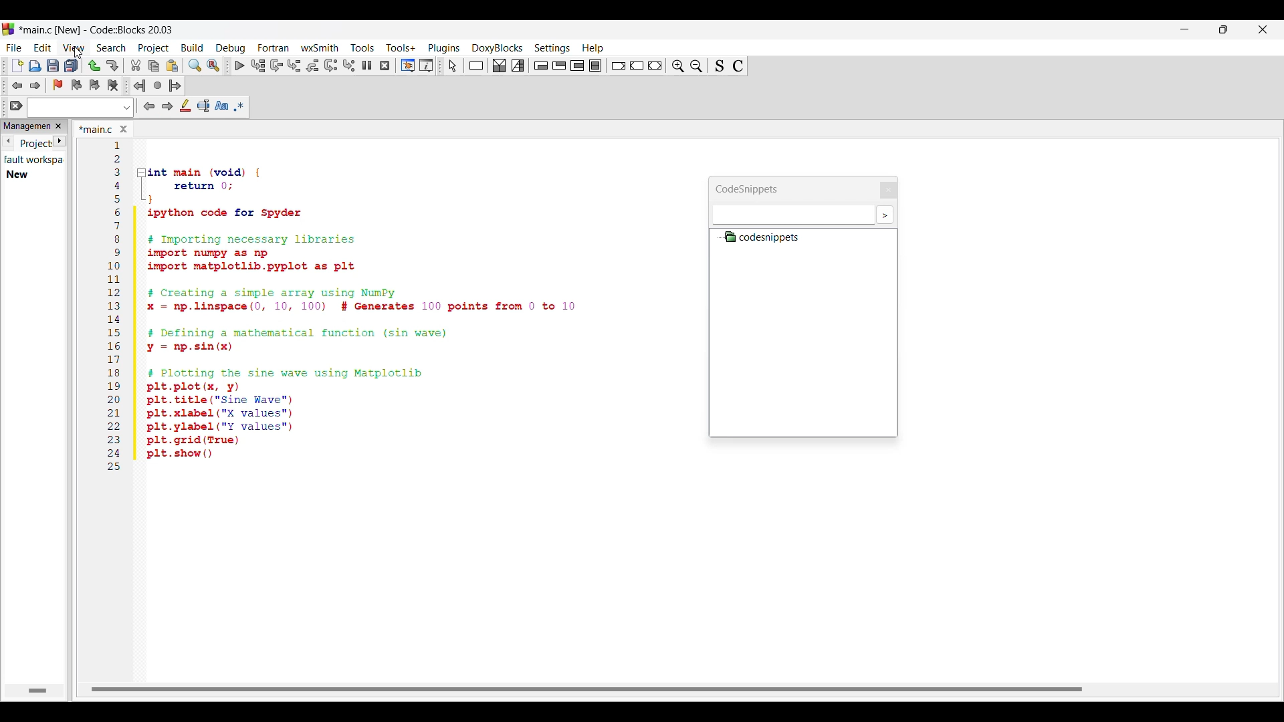 The image size is (1284, 722). I want to click on Match case, so click(222, 106).